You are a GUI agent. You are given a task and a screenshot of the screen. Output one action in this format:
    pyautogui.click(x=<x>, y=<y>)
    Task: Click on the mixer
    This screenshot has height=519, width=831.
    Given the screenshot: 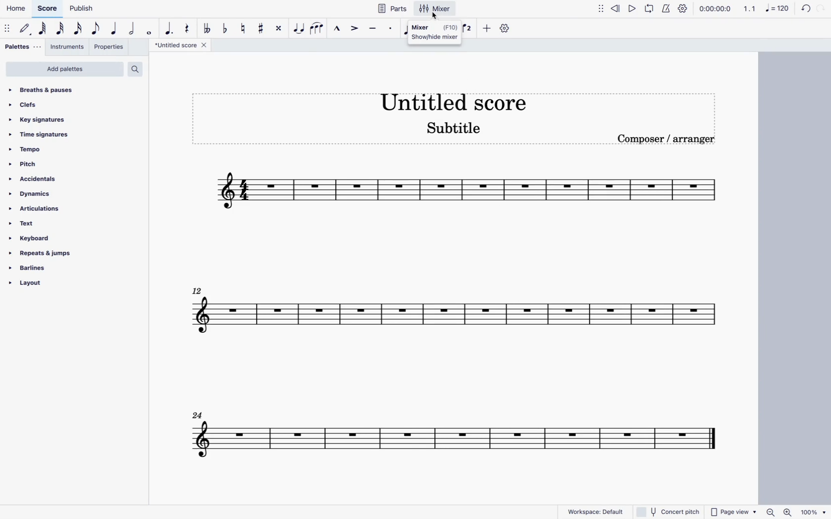 What is the action you would take?
    pyautogui.click(x=437, y=8)
    